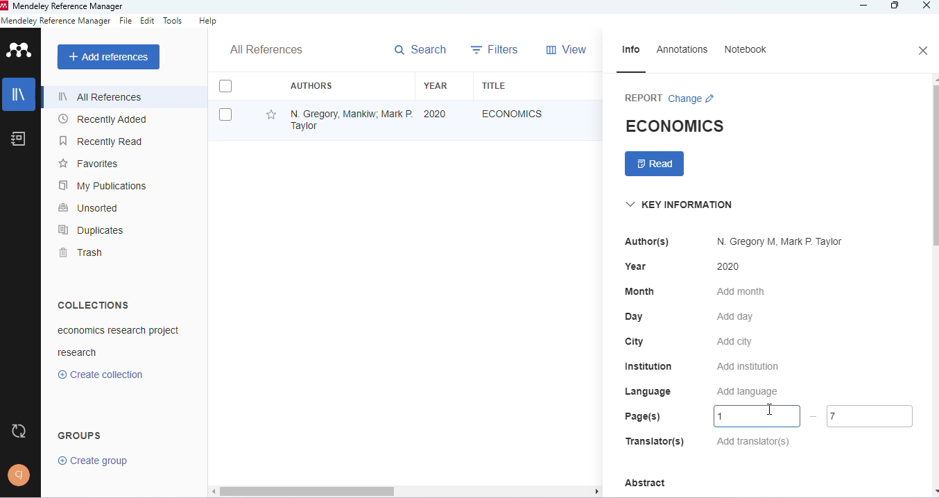 The height and width of the screenshot is (498, 939). I want to click on view, so click(566, 49).